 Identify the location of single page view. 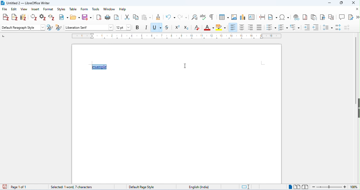
(290, 187).